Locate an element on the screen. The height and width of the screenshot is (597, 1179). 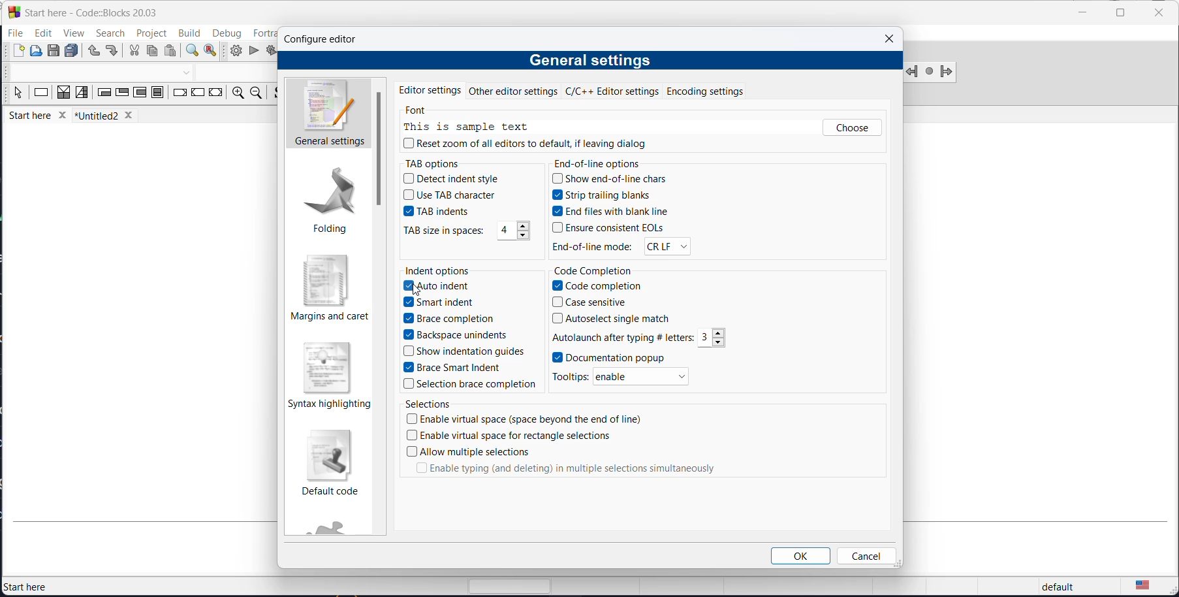
other editing settings is located at coordinates (514, 91).